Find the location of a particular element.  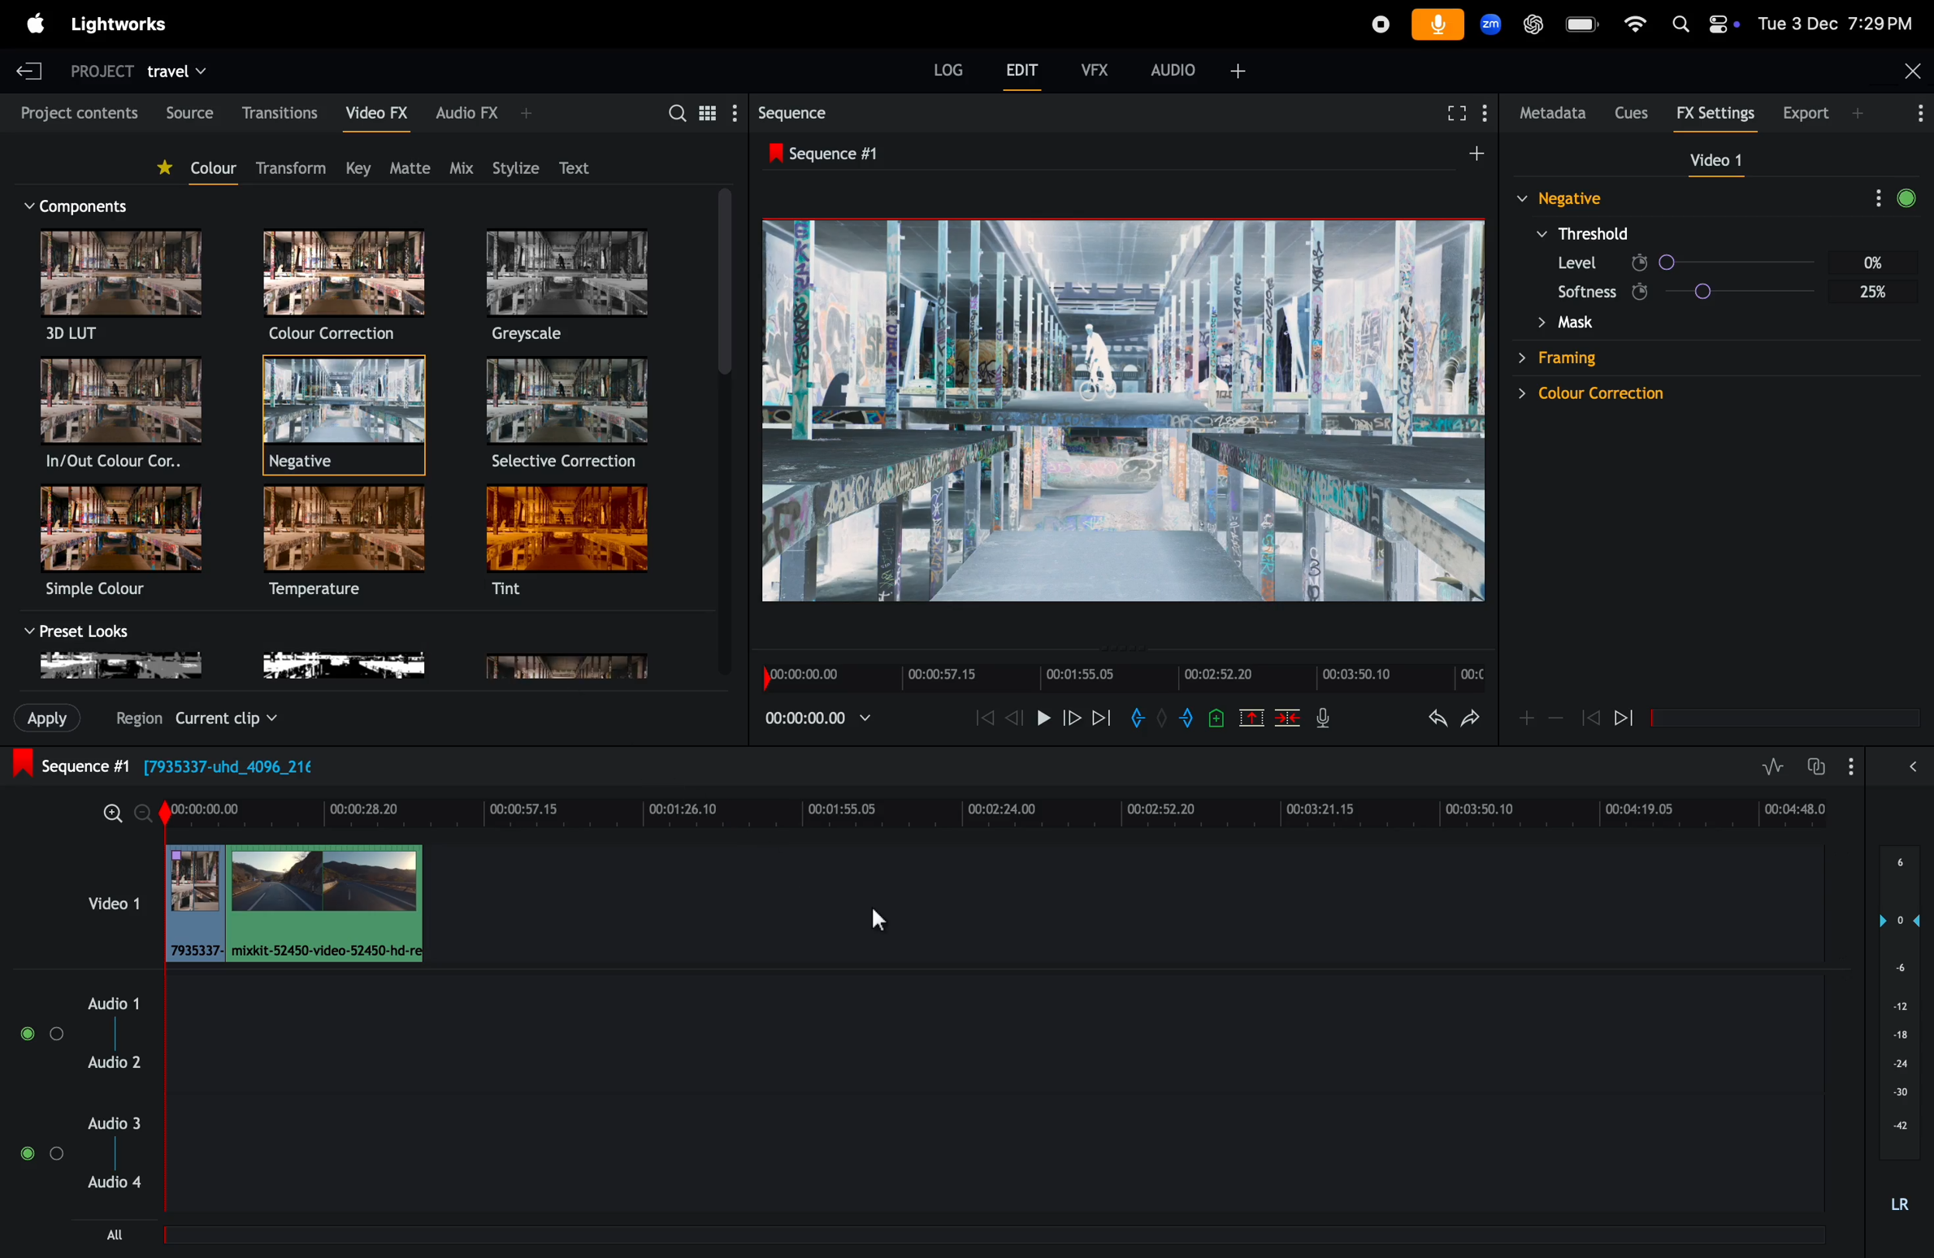

video 1 is located at coordinates (1715, 160).